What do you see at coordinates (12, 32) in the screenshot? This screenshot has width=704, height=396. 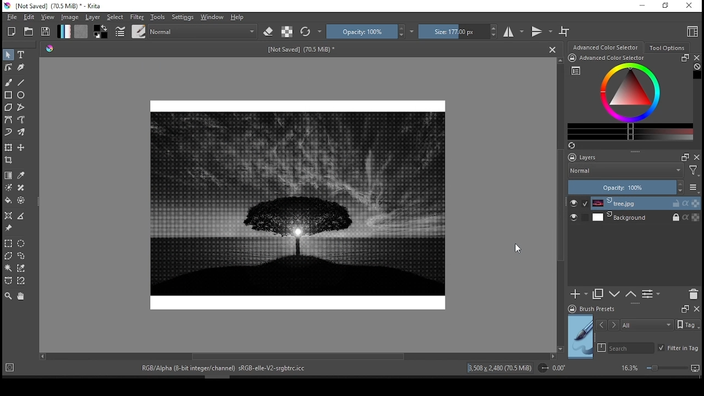 I see `new` at bounding box center [12, 32].